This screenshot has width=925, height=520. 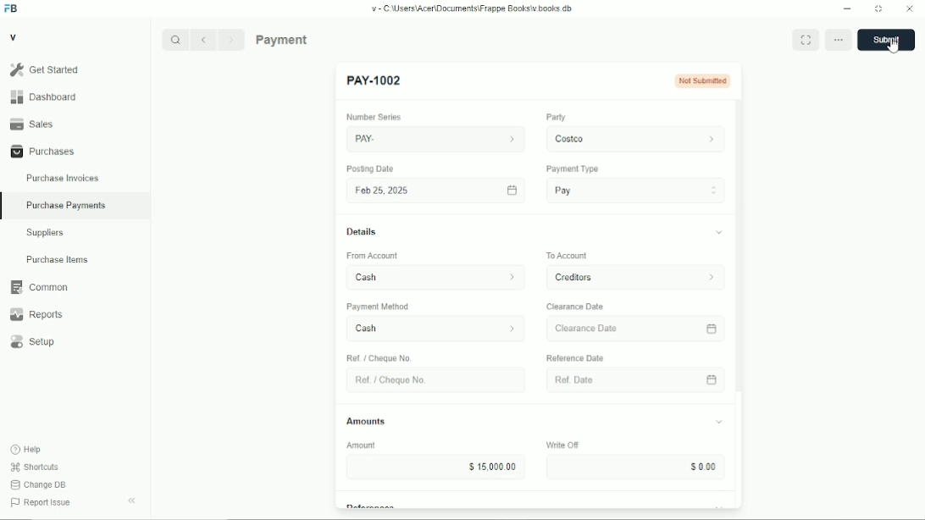 I want to click on Setup, so click(x=75, y=341).